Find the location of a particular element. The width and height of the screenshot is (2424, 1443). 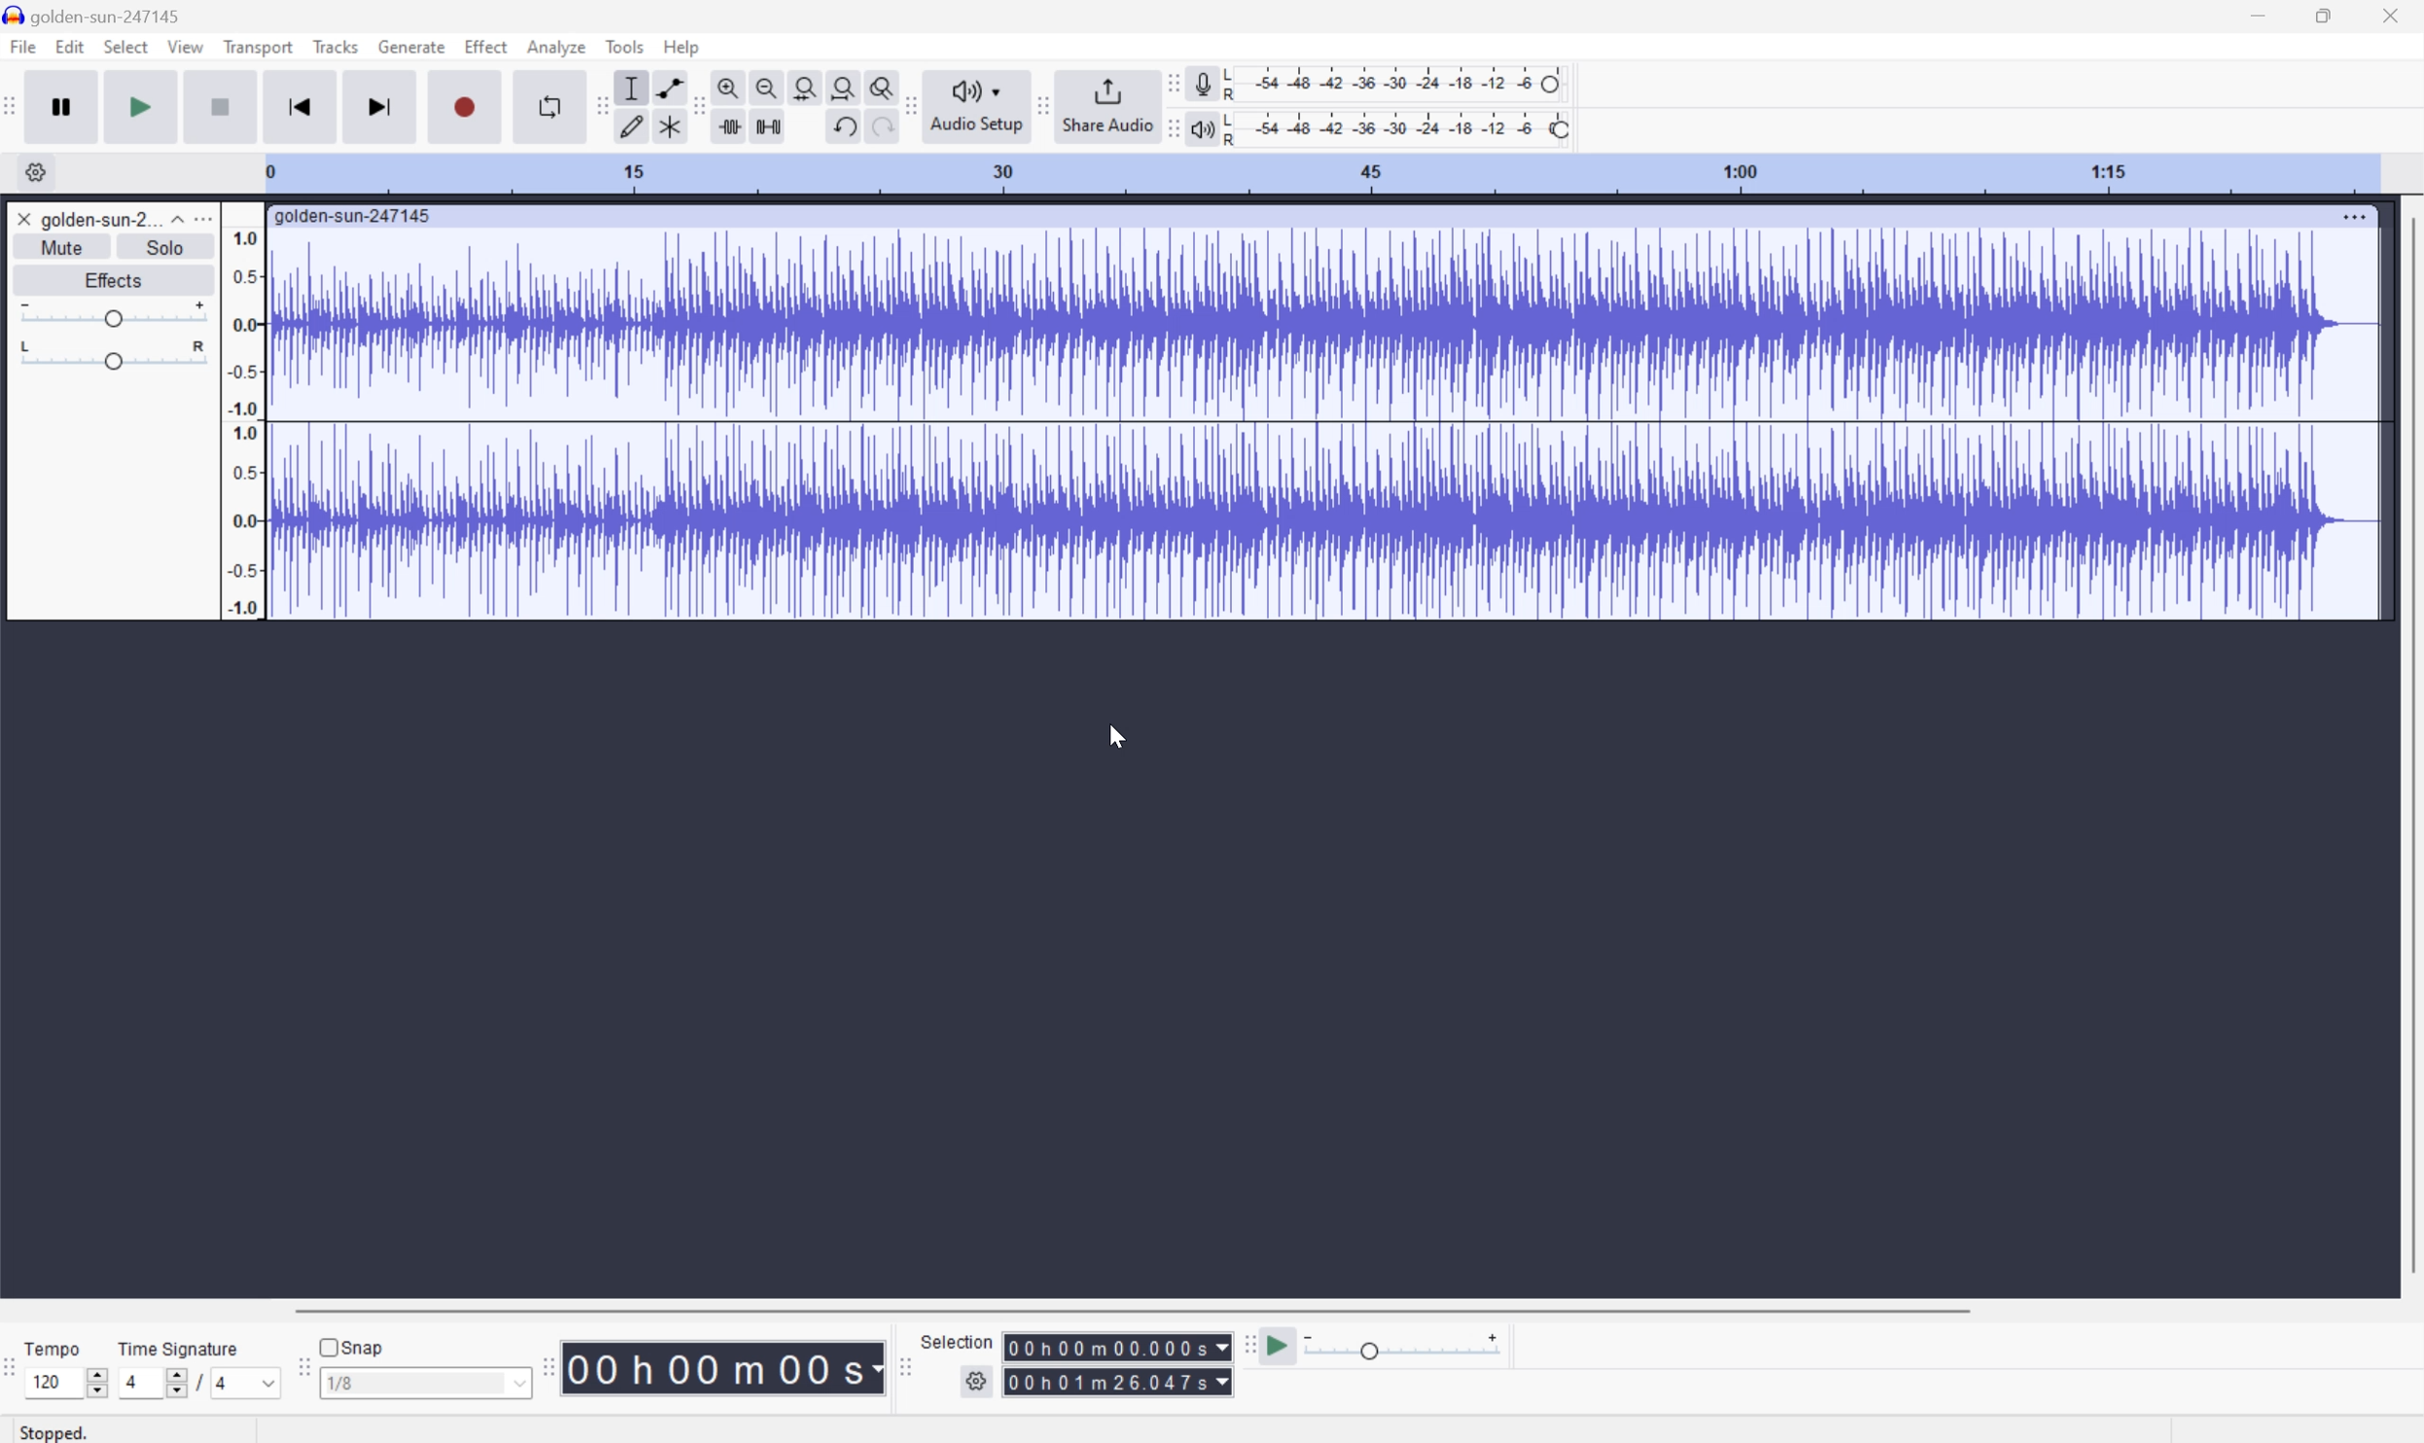

Audacity selection toolbar is located at coordinates (901, 1363).